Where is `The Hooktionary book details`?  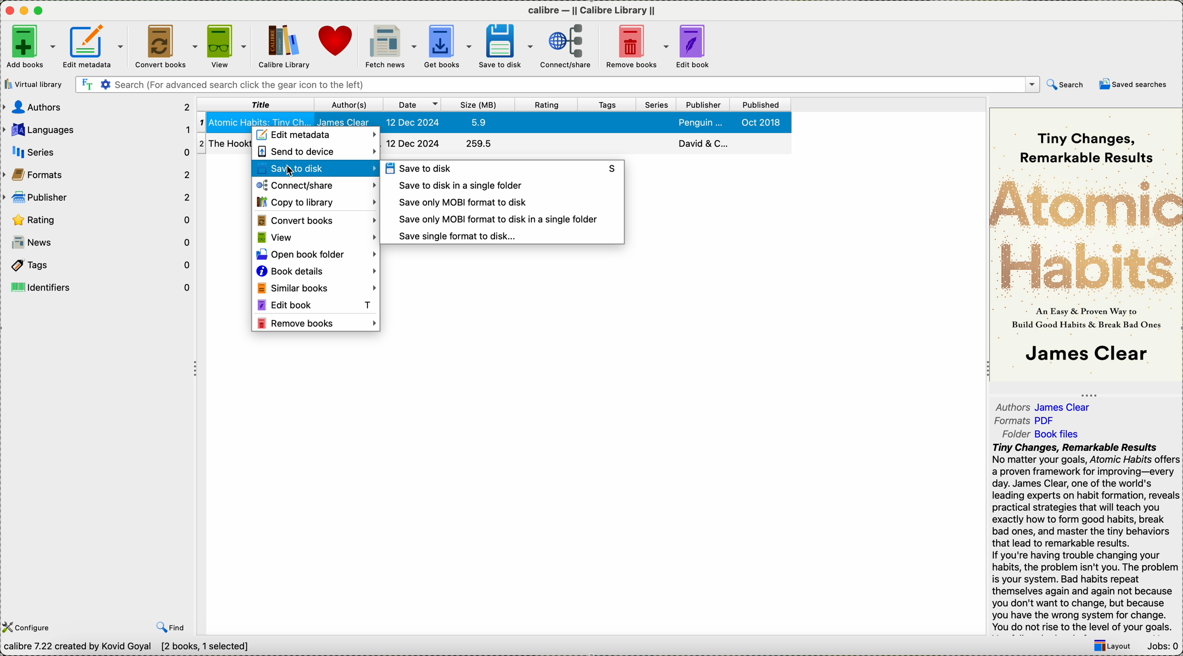
The Hooktionary book details is located at coordinates (224, 143).